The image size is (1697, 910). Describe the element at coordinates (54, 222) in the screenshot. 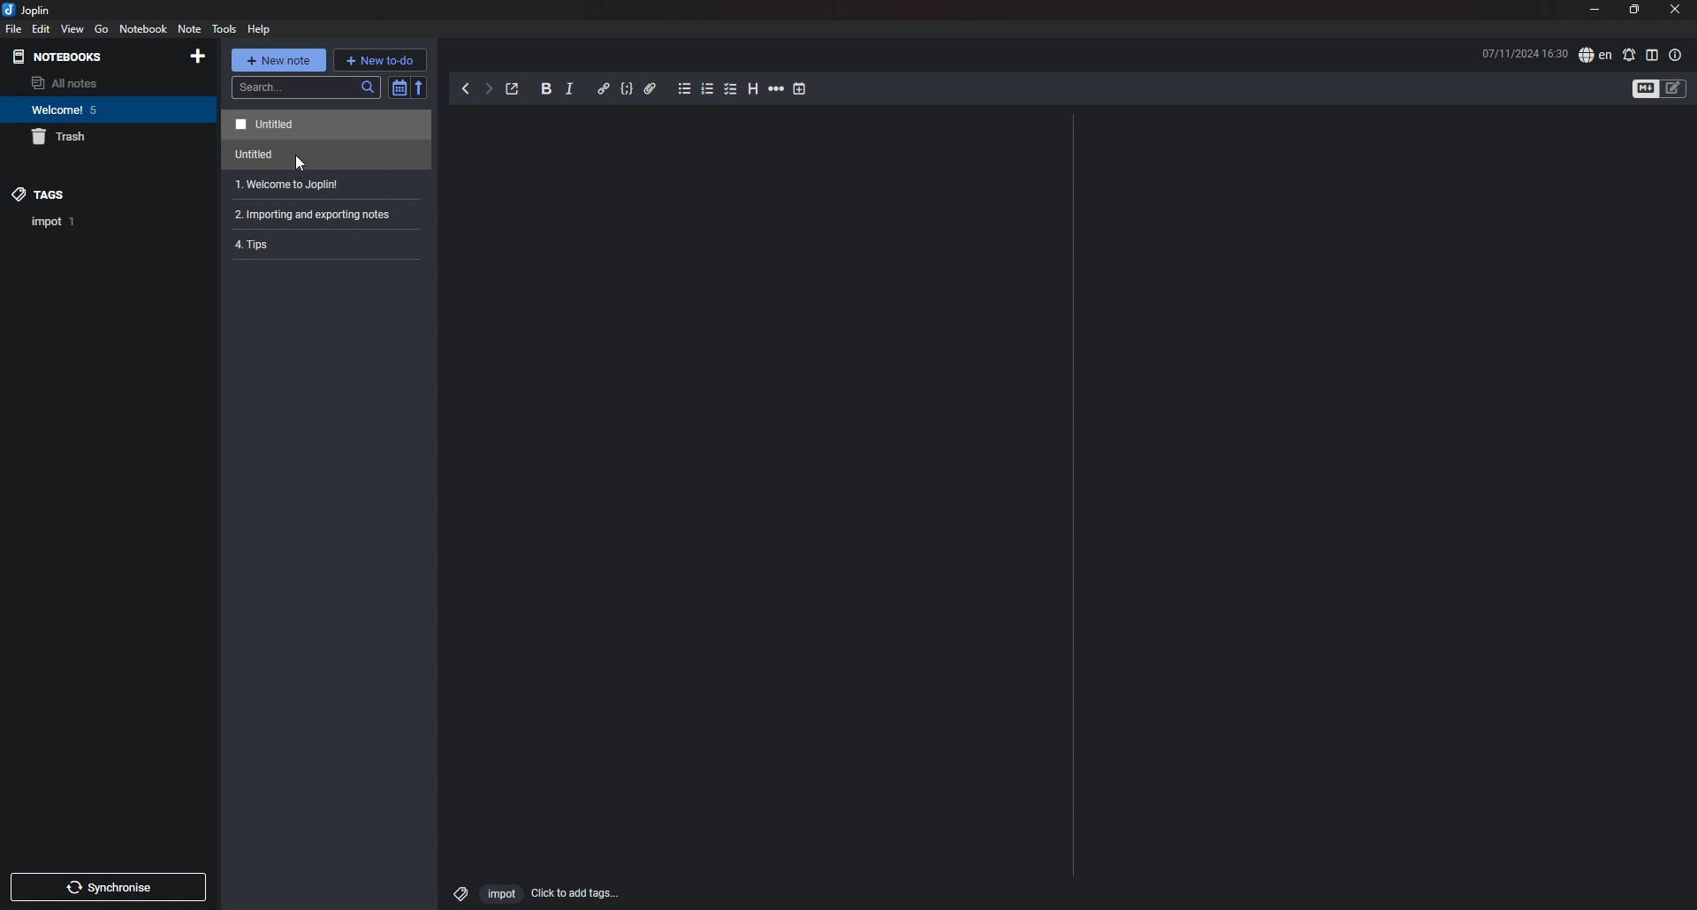

I see `tag` at that location.